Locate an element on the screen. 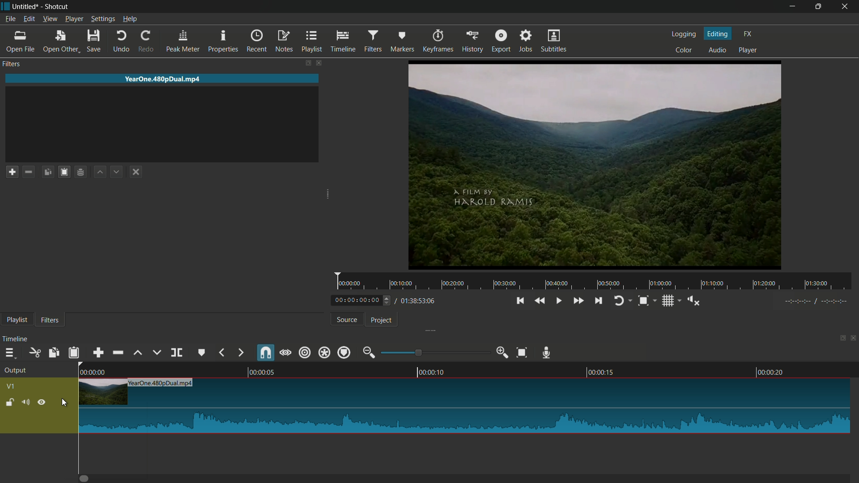 Image resolution: width=859 pixels, height=483 pixels. output is located at coordinates (17, 371).